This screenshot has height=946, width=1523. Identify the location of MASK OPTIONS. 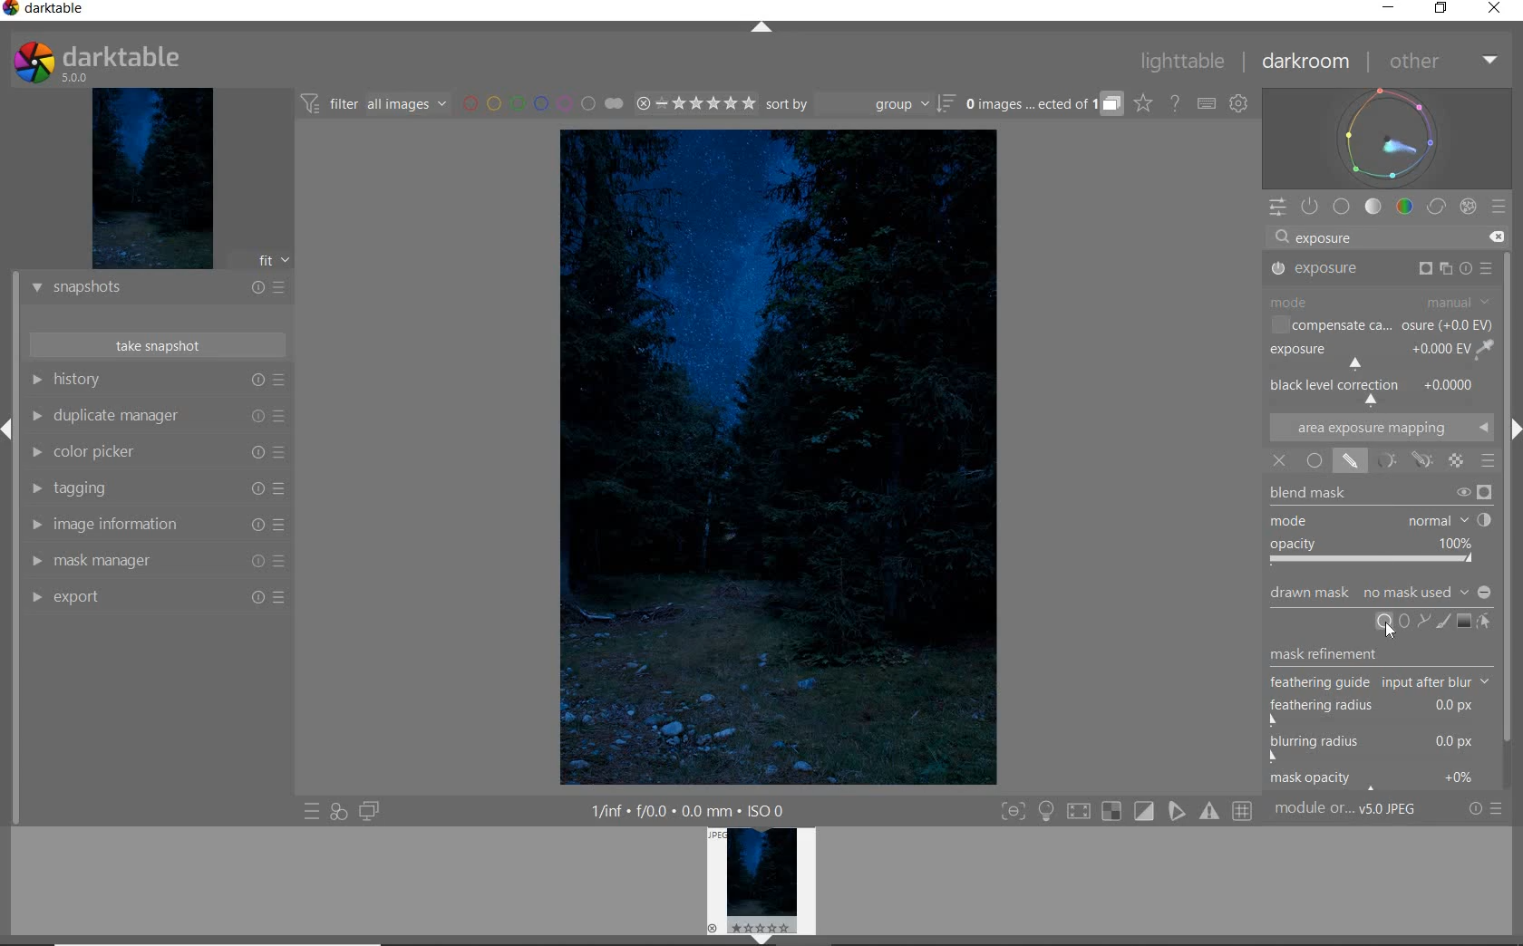
(1402, 460).